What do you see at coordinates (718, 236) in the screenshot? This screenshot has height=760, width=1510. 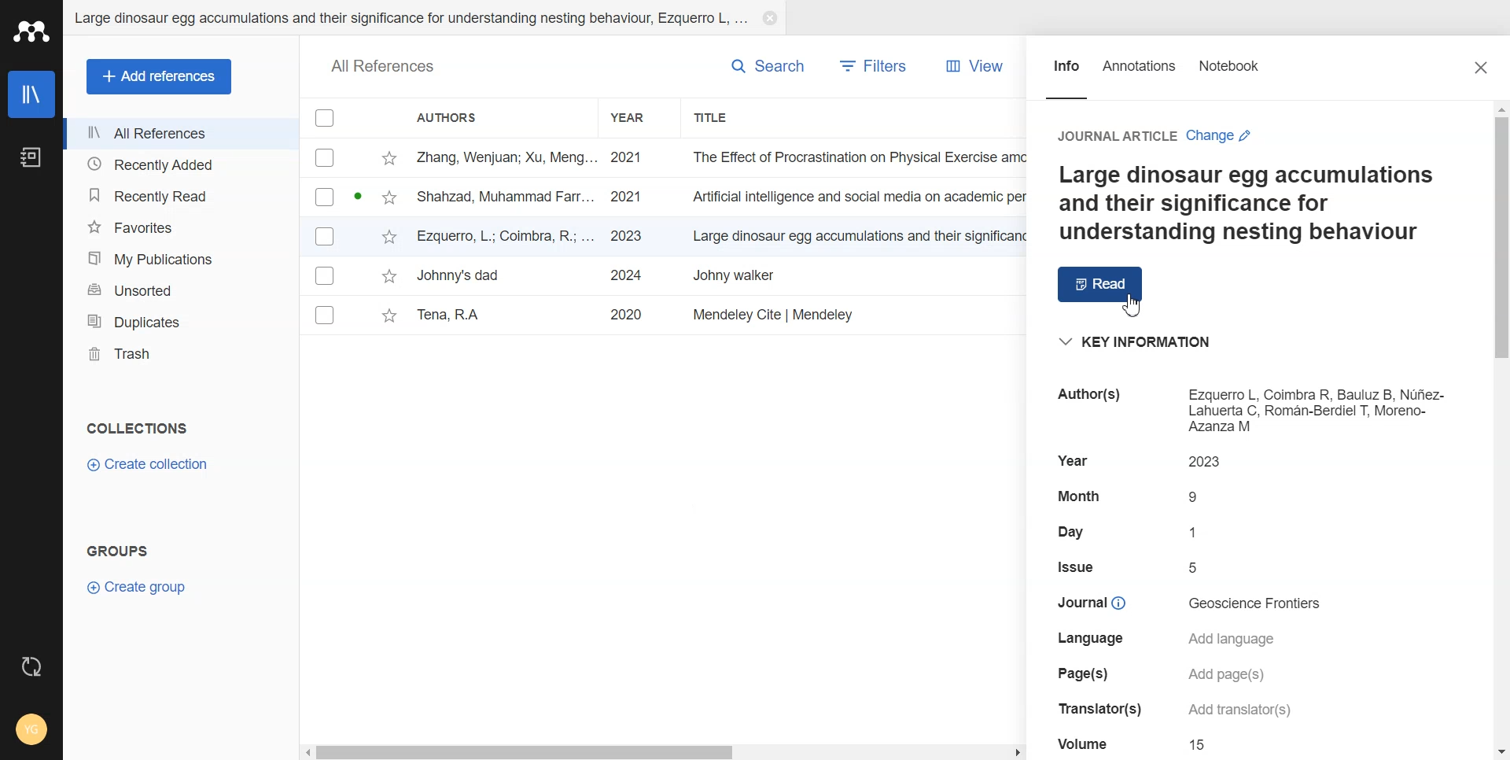 I see `File` at bounding box center [718, 236].